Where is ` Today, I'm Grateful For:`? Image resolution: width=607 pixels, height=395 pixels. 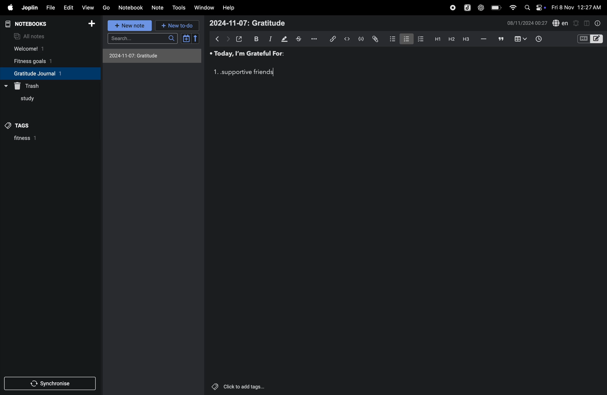  Today, I'm Grateful For: is located at coordinates (248, 54).